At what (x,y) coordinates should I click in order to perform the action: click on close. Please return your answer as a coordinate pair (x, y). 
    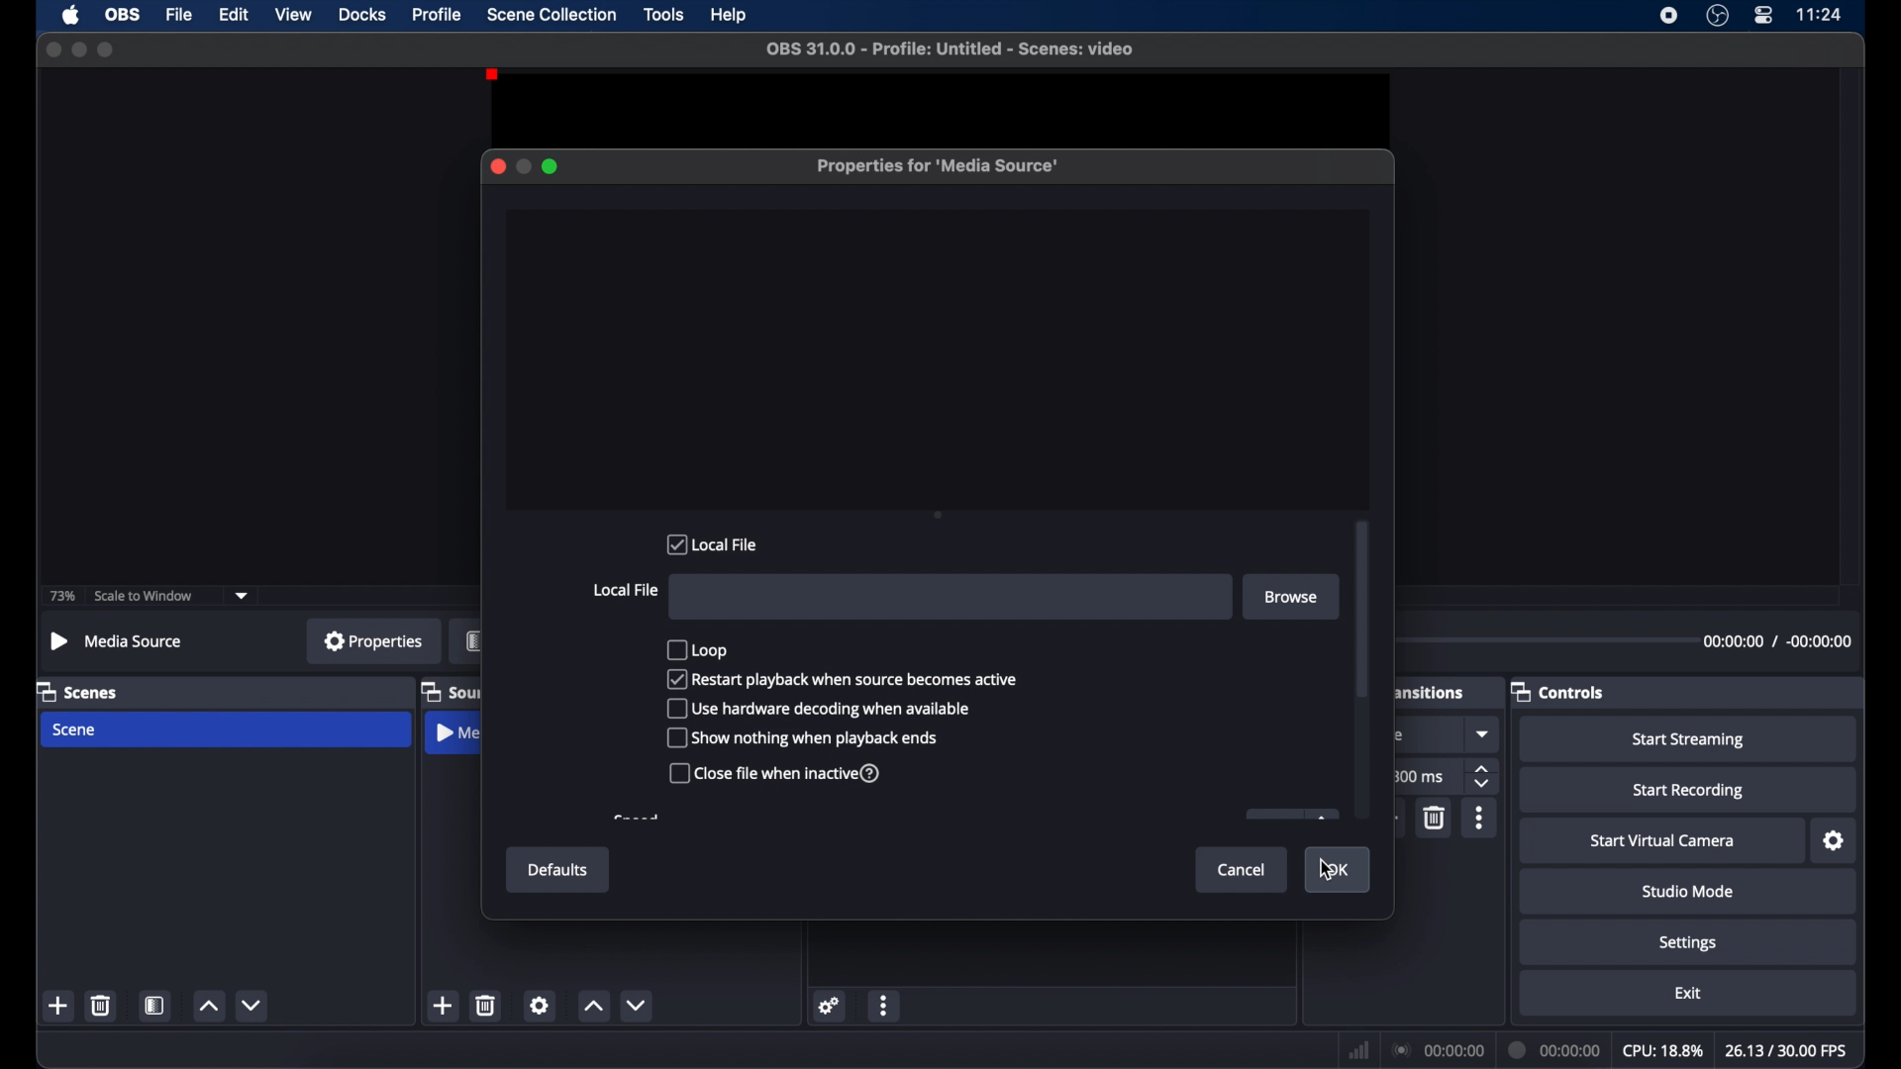
    Looking at the image, I should click on (52, 49).